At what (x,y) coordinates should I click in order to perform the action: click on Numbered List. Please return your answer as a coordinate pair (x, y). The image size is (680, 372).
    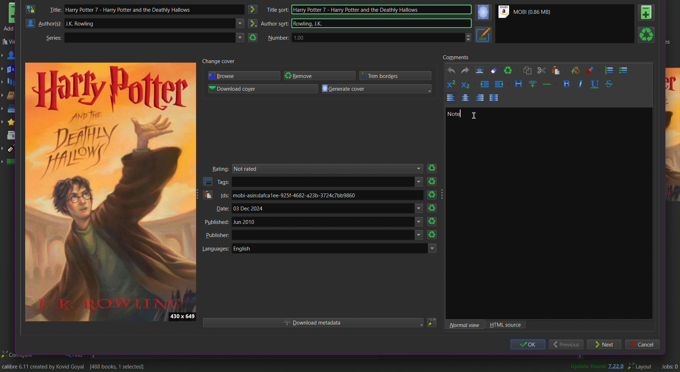
    Looking at the image, I should click on (610, 70).